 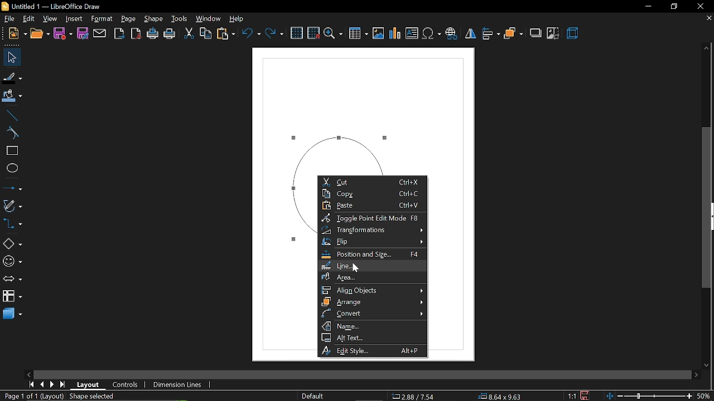 What do you see at coordinates (32, 385) in the screenshot?
I see `go to first page` at bounding box center [32, 385].